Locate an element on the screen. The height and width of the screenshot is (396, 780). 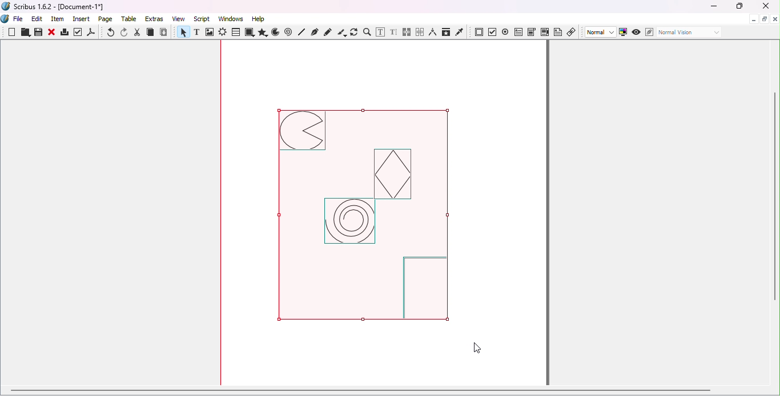
Undo is located at coordinates (111, 33).